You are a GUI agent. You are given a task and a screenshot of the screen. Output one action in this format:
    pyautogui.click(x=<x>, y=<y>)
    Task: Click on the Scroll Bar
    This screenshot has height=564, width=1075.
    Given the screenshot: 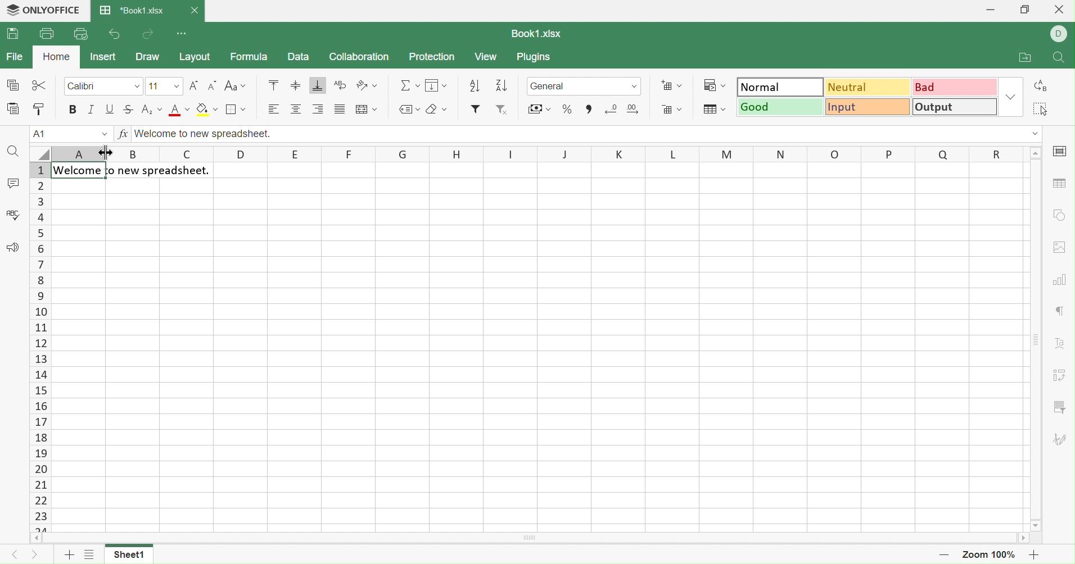 What is the action you would take?
    pyautogui.click(x=532, y=538)
    